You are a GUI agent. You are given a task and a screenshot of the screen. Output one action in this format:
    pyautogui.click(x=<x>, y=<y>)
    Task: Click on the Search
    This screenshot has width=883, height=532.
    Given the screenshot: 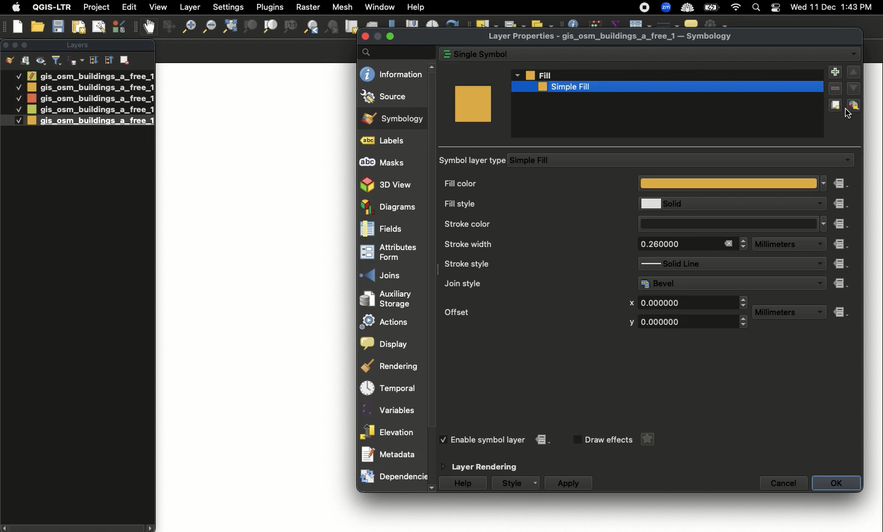 What is the action you would take?
    pyautogui.click(x=755, y=9)
    